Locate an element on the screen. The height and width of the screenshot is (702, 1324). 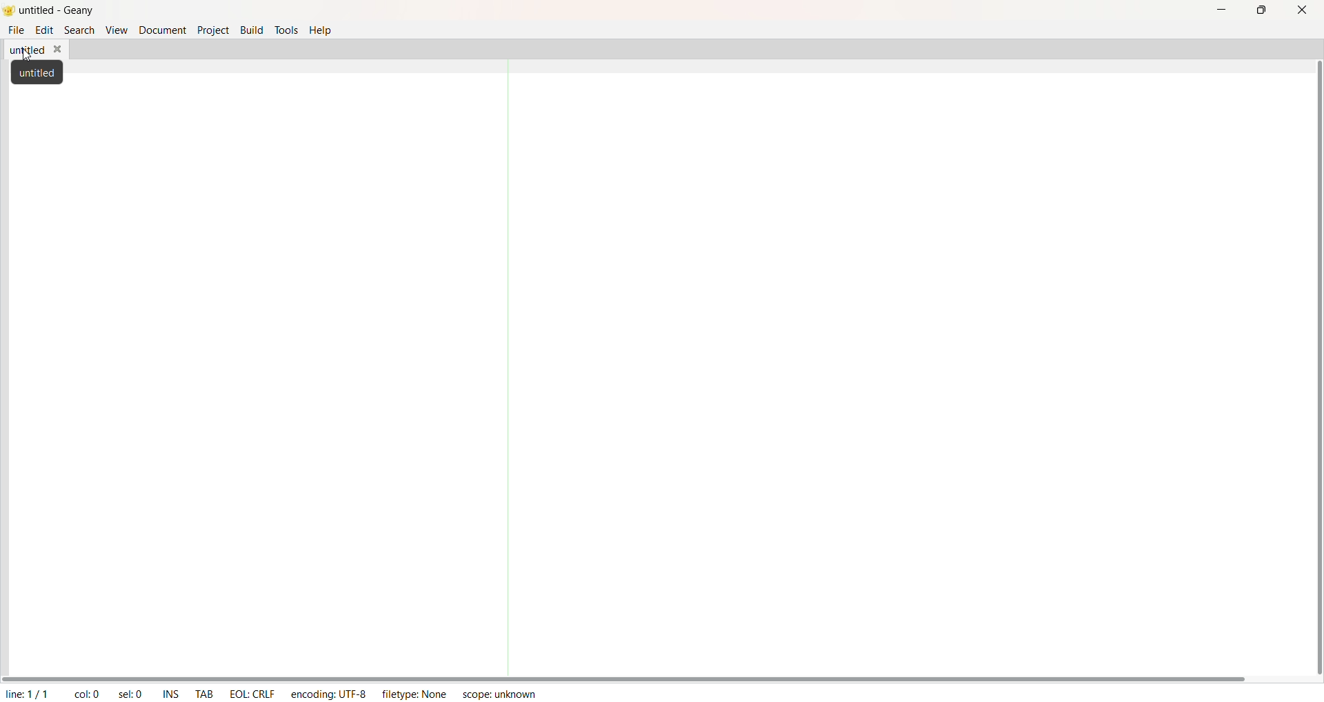
Logo is located at coordinates (8, 12).